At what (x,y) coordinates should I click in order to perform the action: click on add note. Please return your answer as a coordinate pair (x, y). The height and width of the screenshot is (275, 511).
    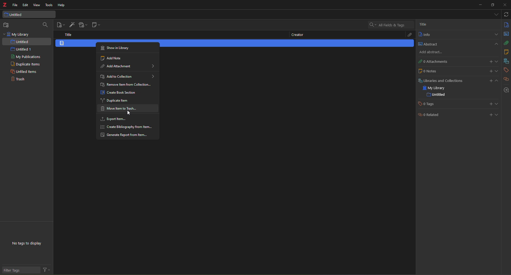
    Looking at the image, I should click on (114, 57).